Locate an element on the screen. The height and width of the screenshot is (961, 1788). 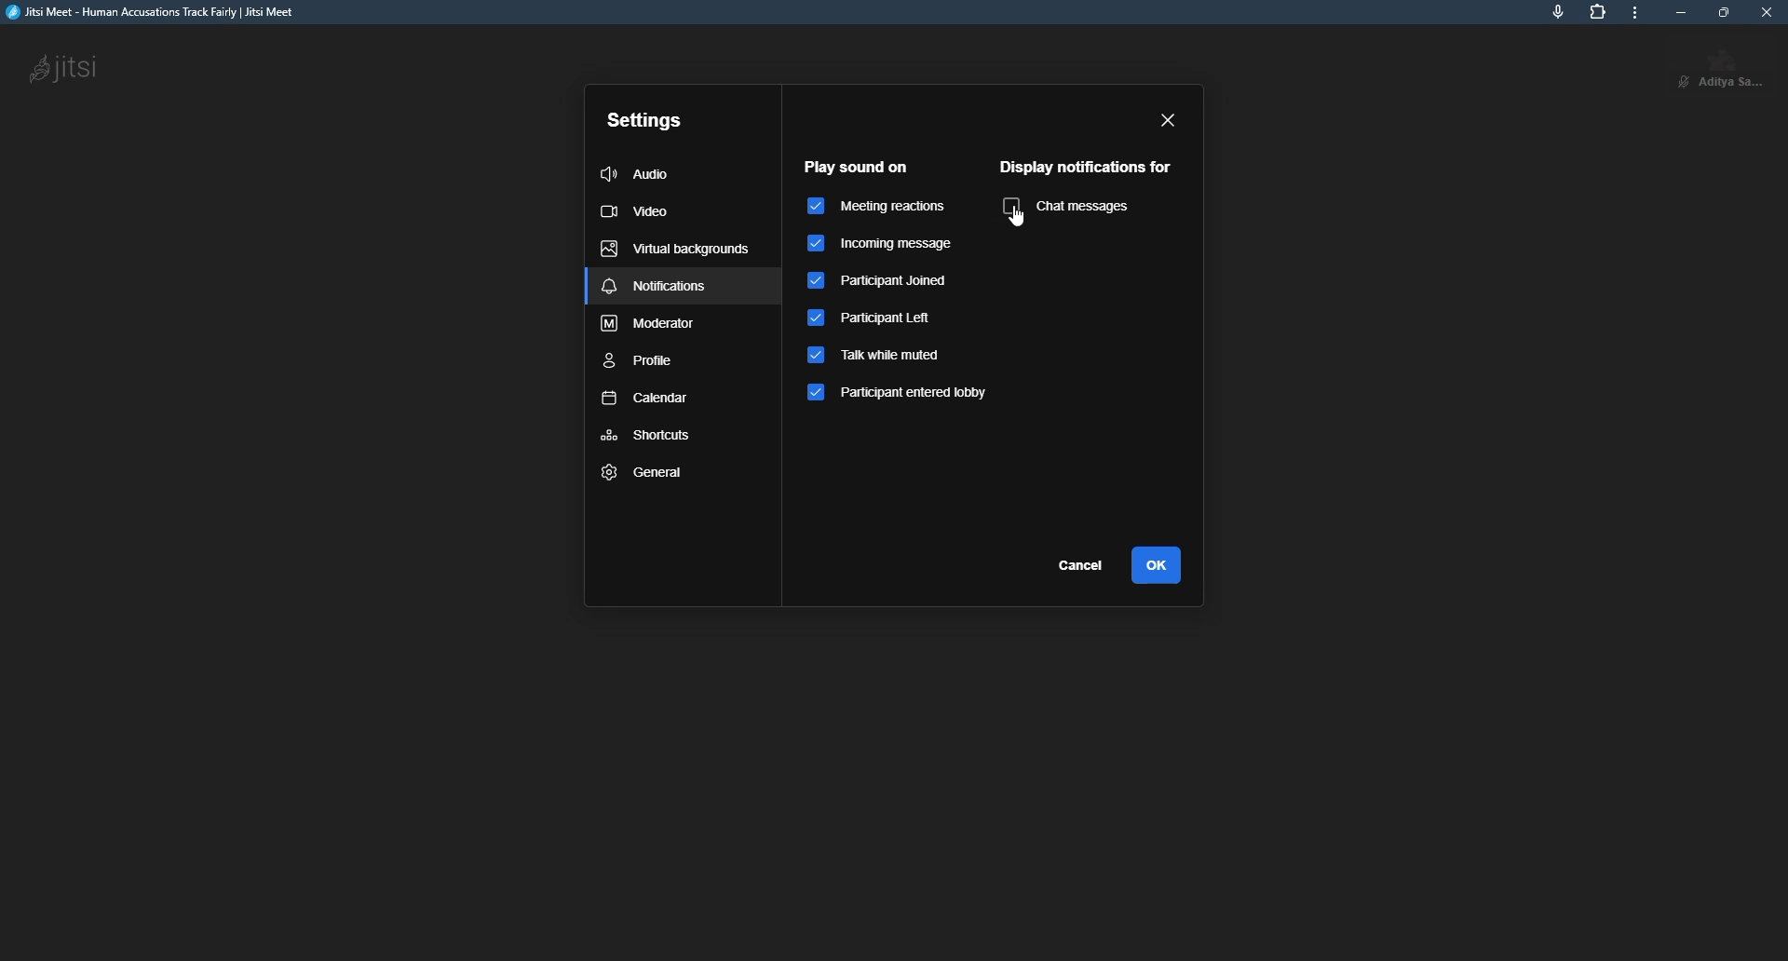
extensions is located at coordinates (1595, 12).